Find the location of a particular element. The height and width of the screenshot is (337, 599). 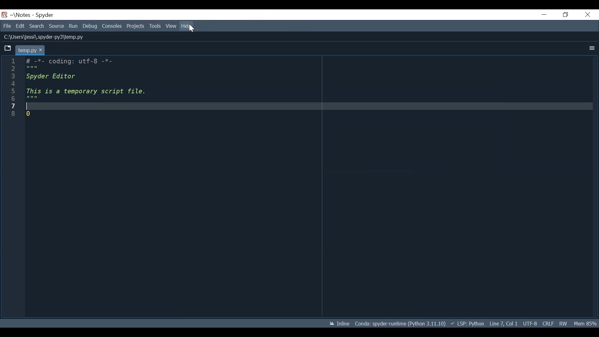

Edit is located at coordinates (20, 26).